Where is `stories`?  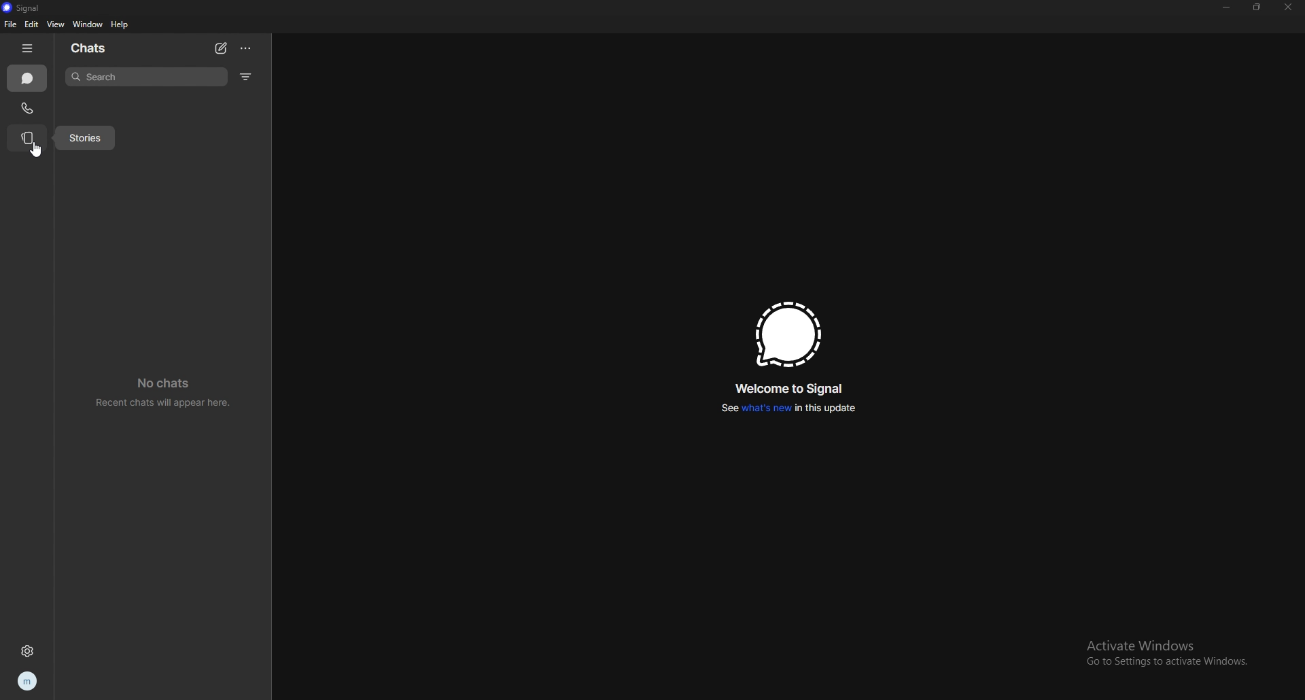
stories is located at coordinates (87, 139).